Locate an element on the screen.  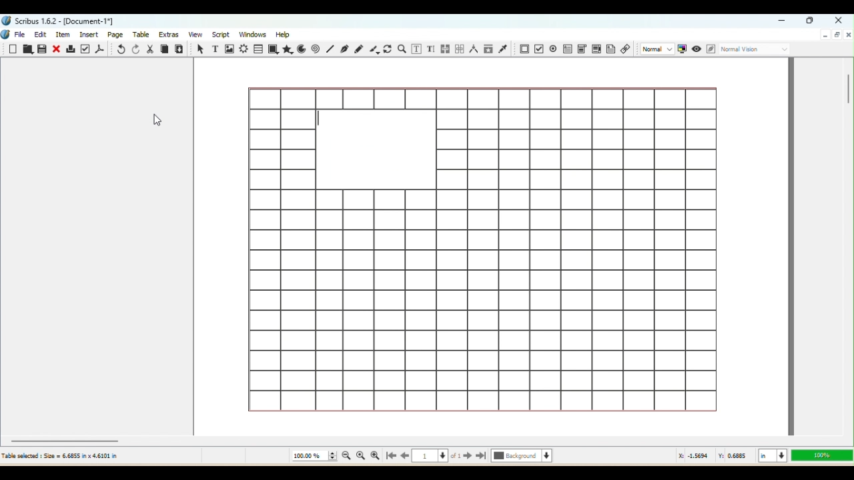
Select the current layer is located at coordinates (522, 457).